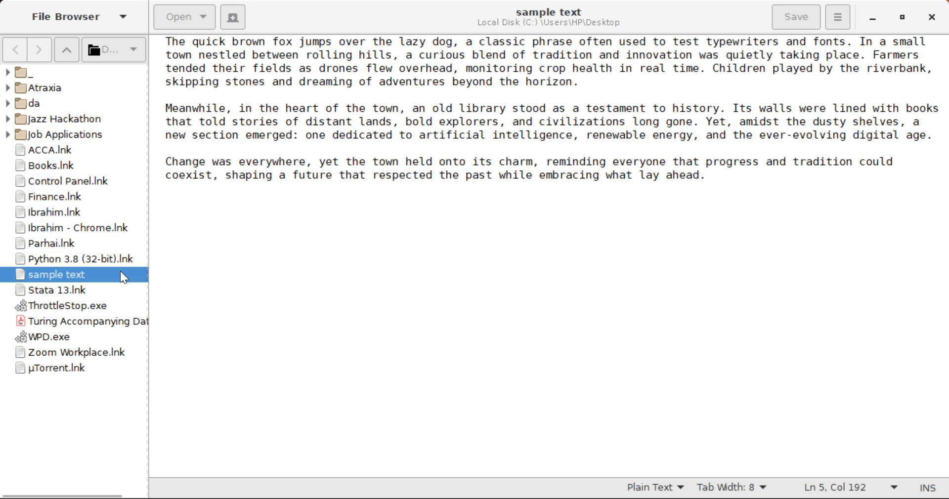 This screenshot has width=949, height=499. What do you see at coordinates (75, 102) in the screenshot?
I see `da Folder` at bounding box center [75, 102].